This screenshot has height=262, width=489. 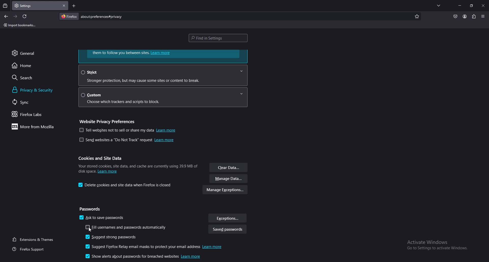 What do you see at coordinates (417, 17) in the screenshot?
I see `bookmark` at bounding box center [417, 17].